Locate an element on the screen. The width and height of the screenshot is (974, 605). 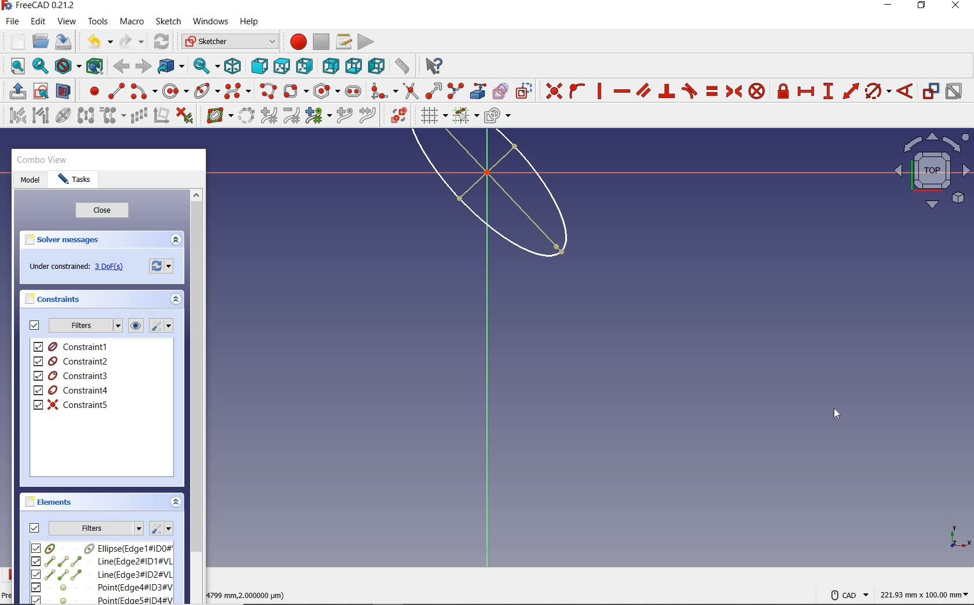
open is located at coordinates (41, 42).